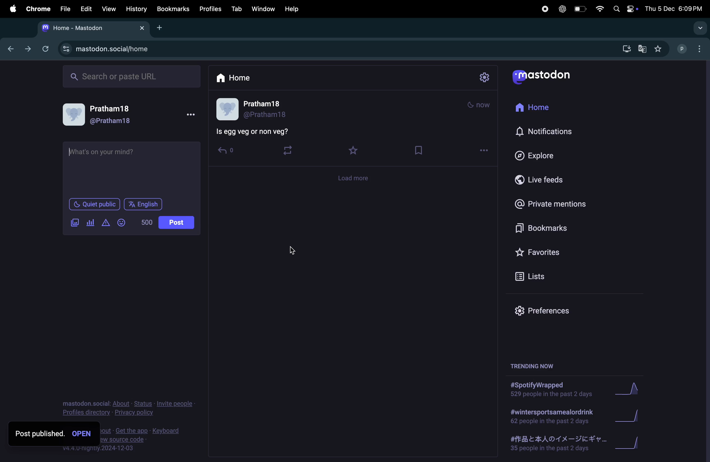 The height and width of the screenshot is (462, 710). Describe the element at coordinates (549, 228) in the screenshot. I see `Bookmarks` at that location.